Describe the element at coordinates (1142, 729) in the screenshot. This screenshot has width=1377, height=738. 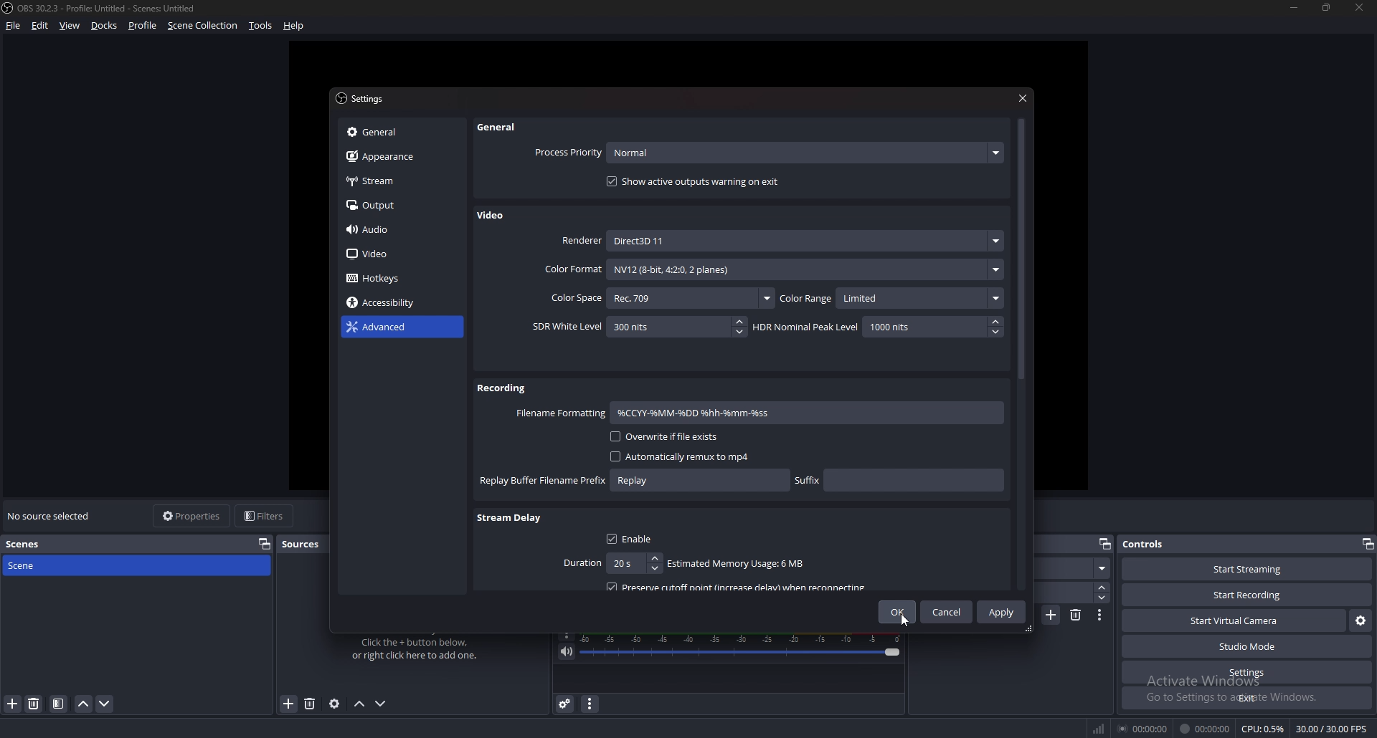
I see `00:00:00` at that location.